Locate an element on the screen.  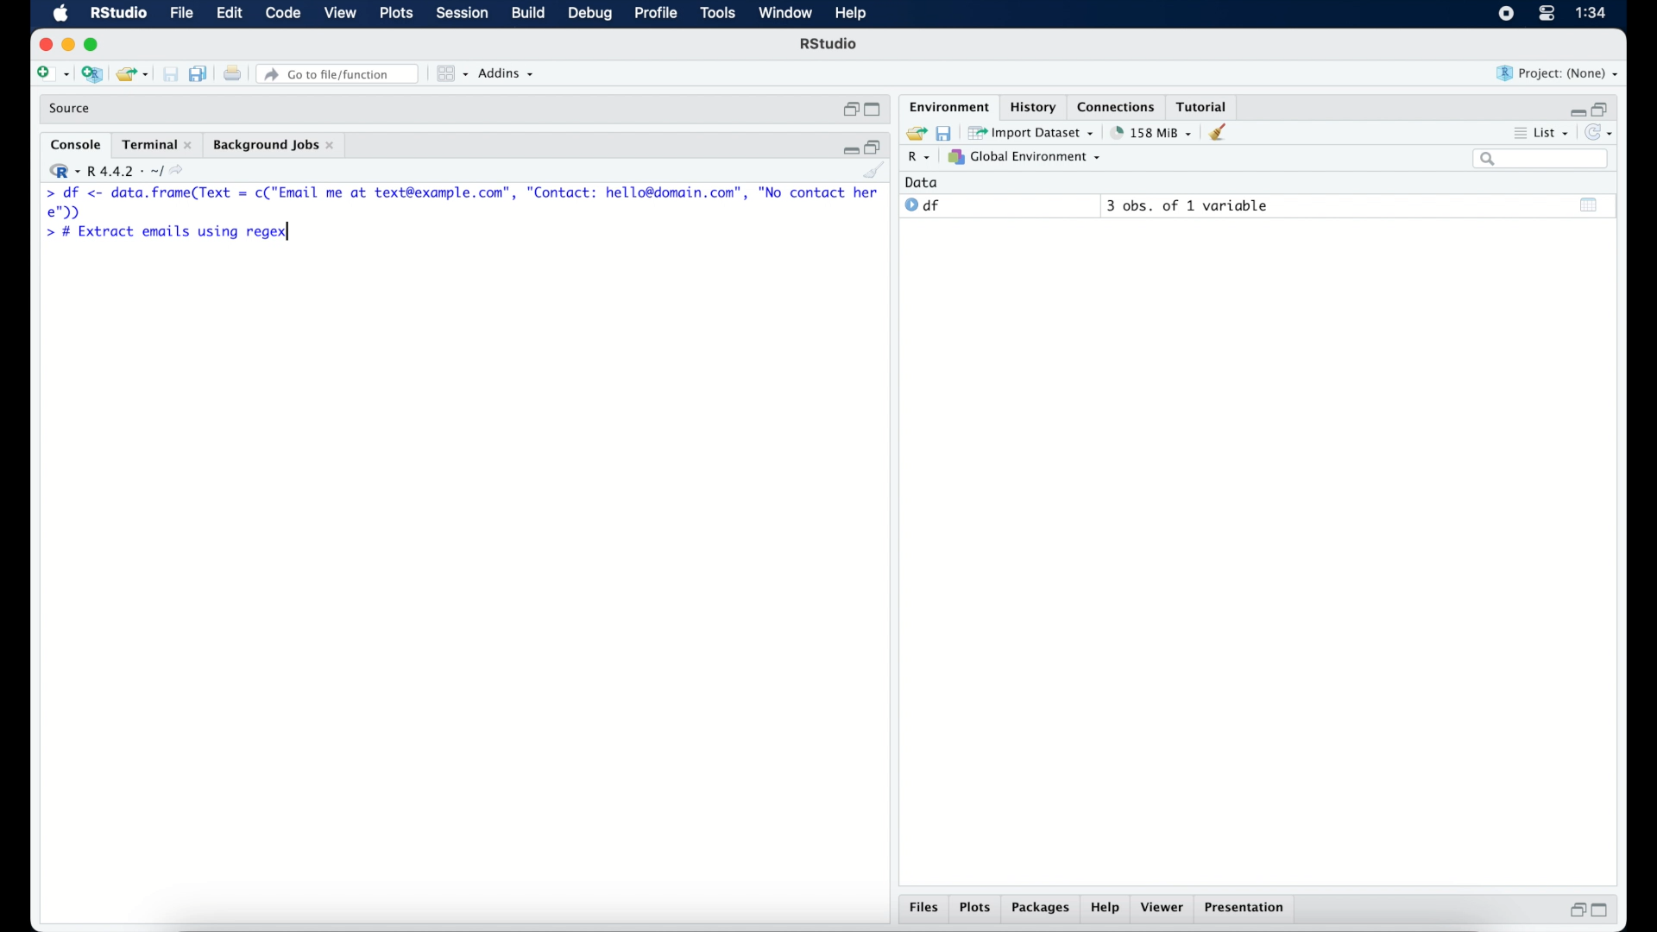
packages is located at coordinates (1040, 909).